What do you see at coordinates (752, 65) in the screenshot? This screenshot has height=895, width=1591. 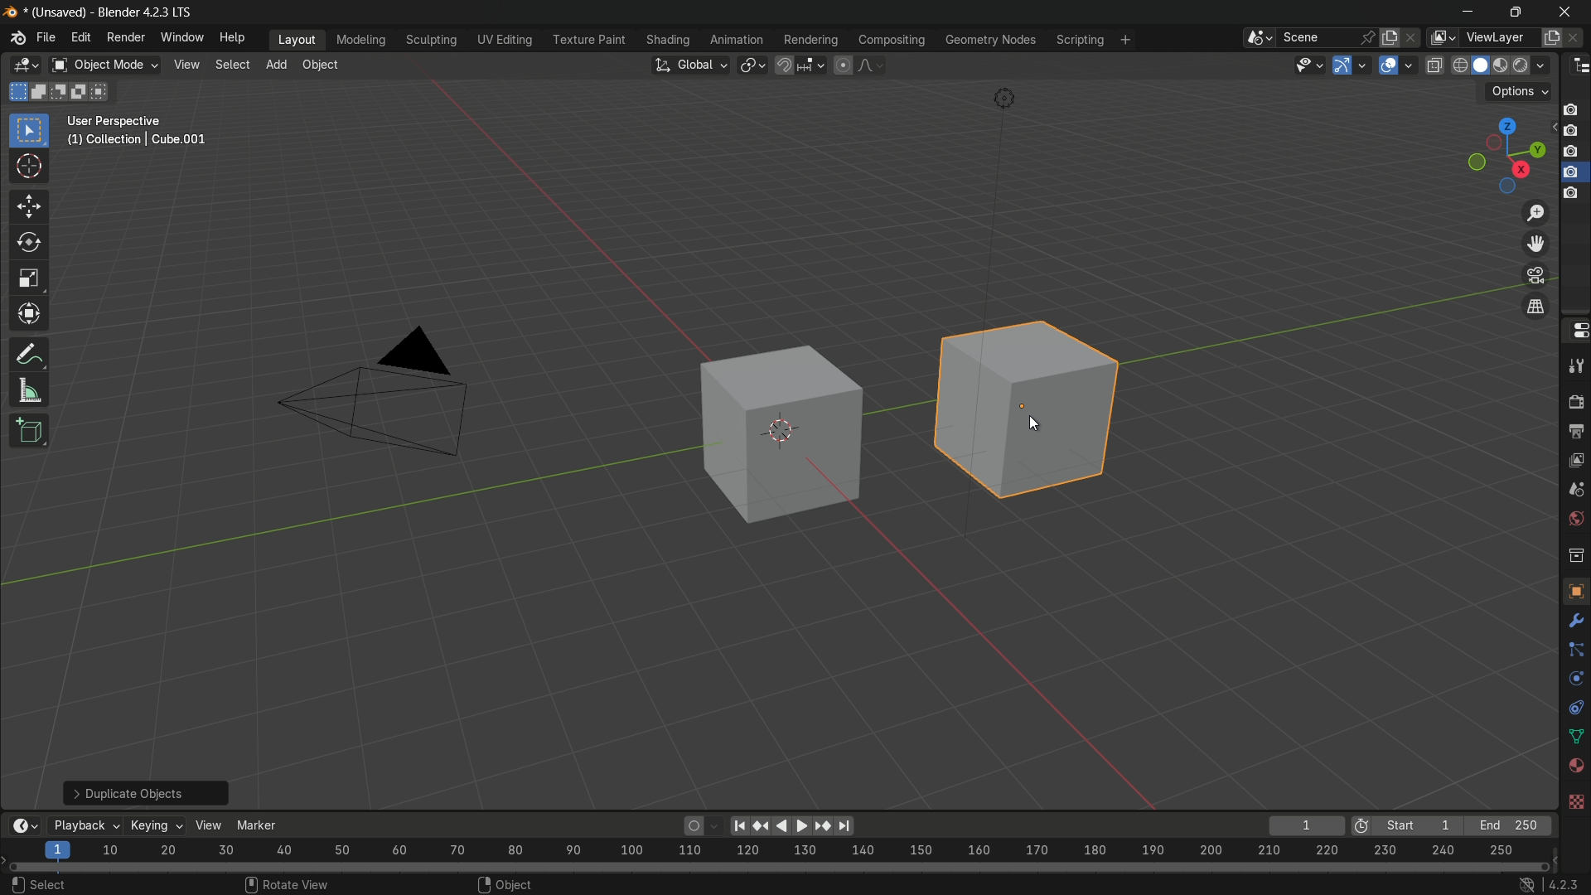 I see `transform pivot point` at bounding box center [752, 65].